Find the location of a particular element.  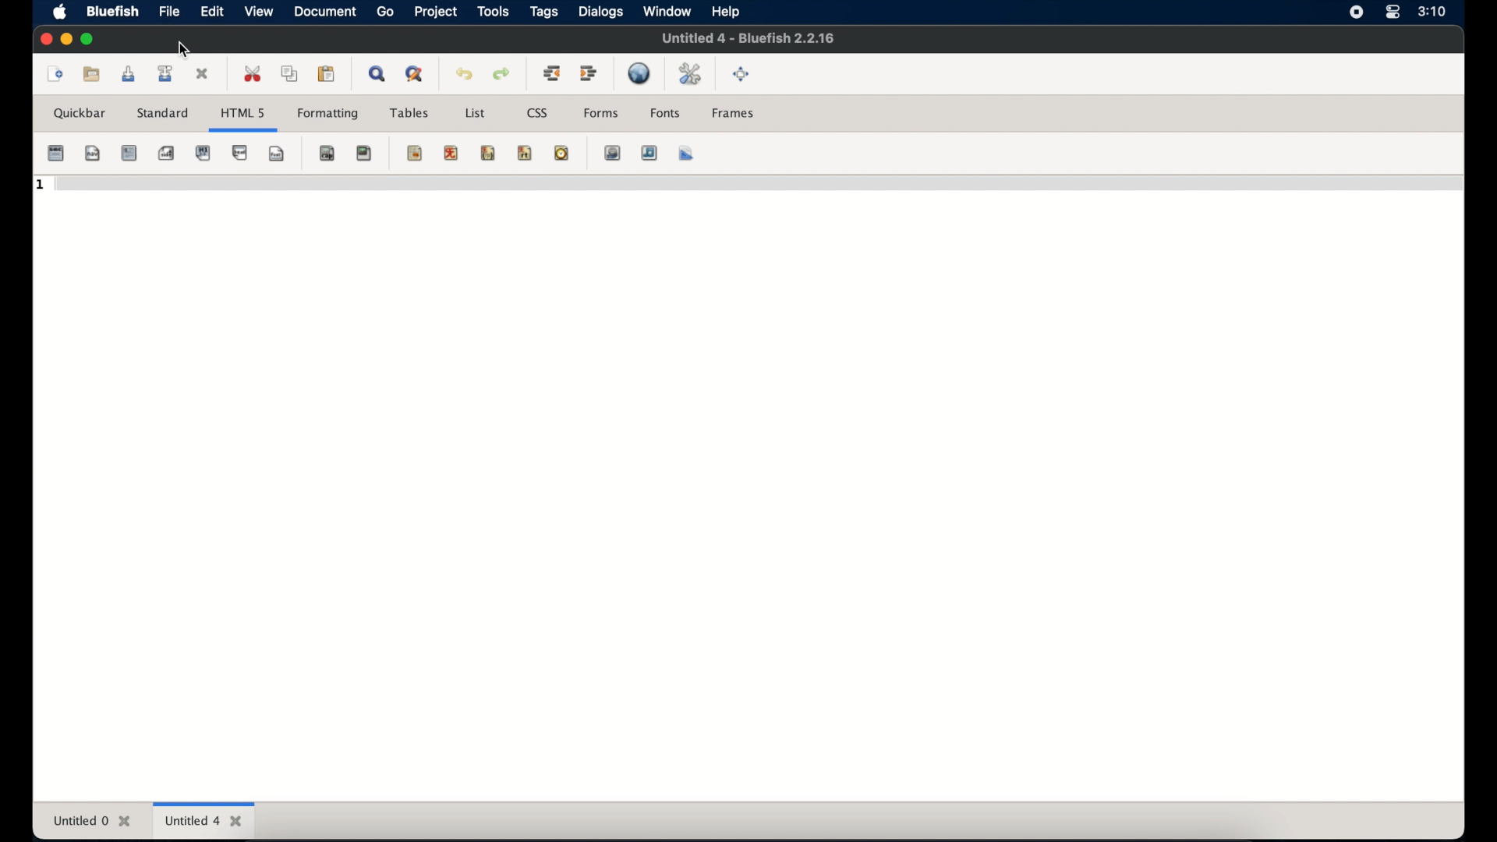

edit preferences is located at coordinates (692, 75).